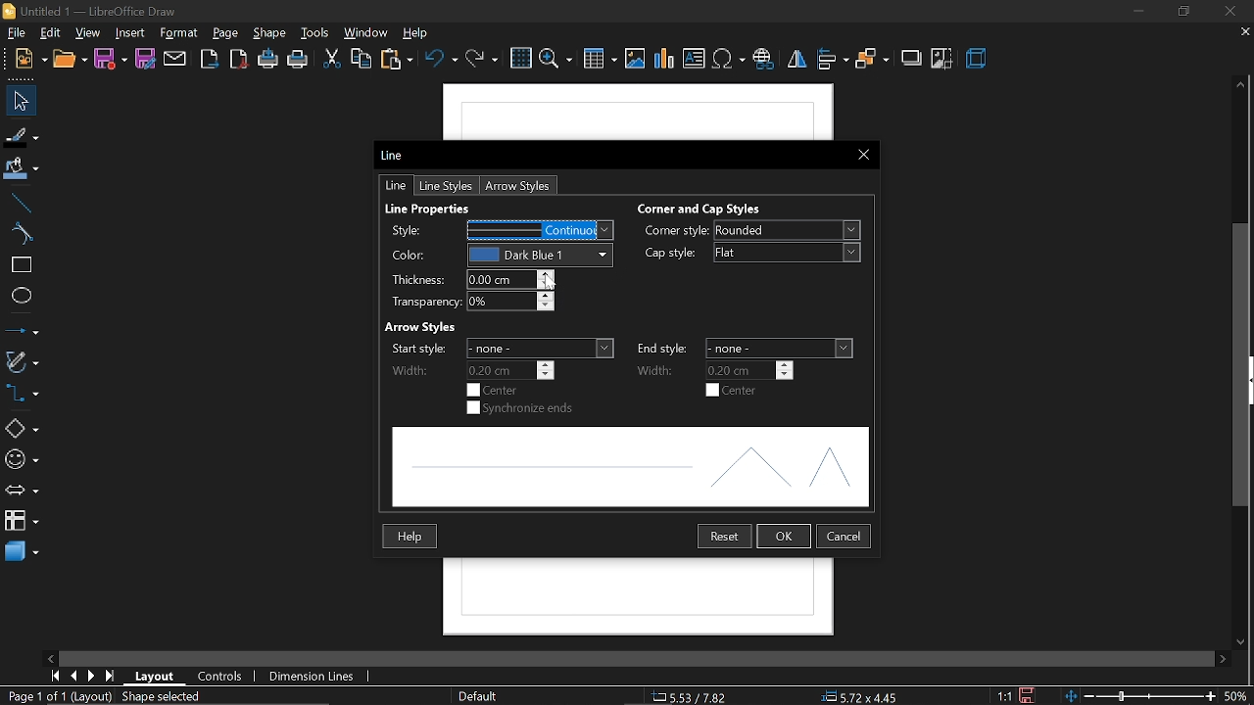  What do you see at coordinates (174, 60) in the screenshot?
I see `attach` at bounding box center [174, 60].